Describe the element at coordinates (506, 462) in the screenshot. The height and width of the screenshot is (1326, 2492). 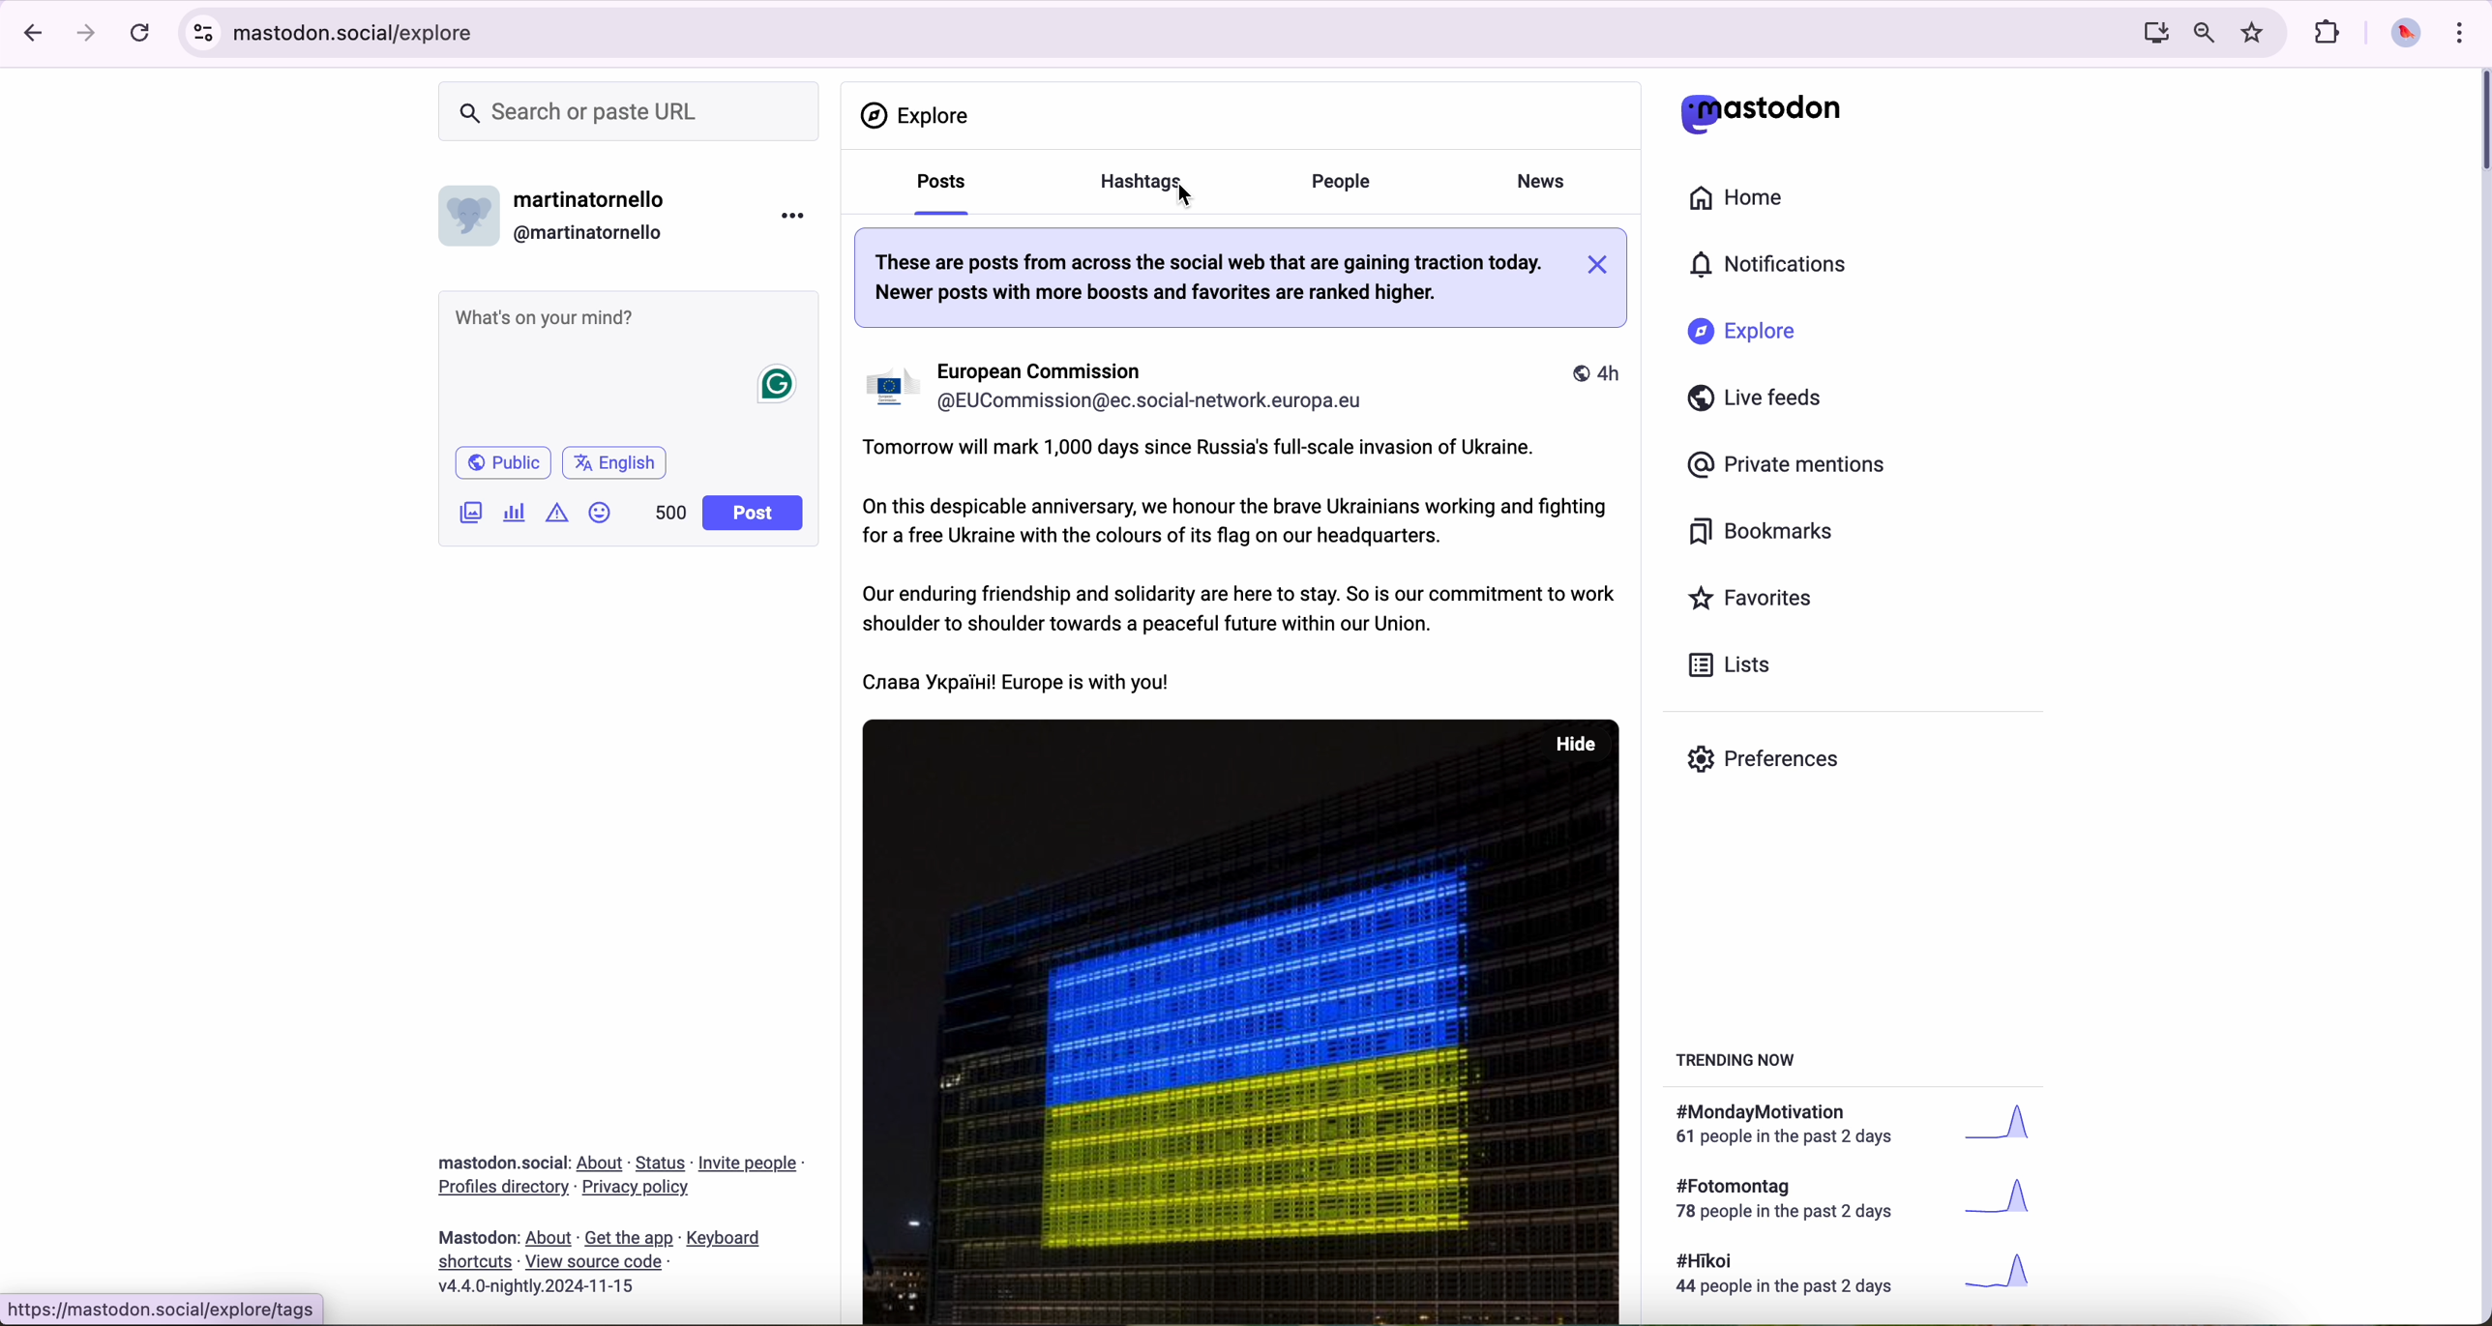
I see `public` at that location.